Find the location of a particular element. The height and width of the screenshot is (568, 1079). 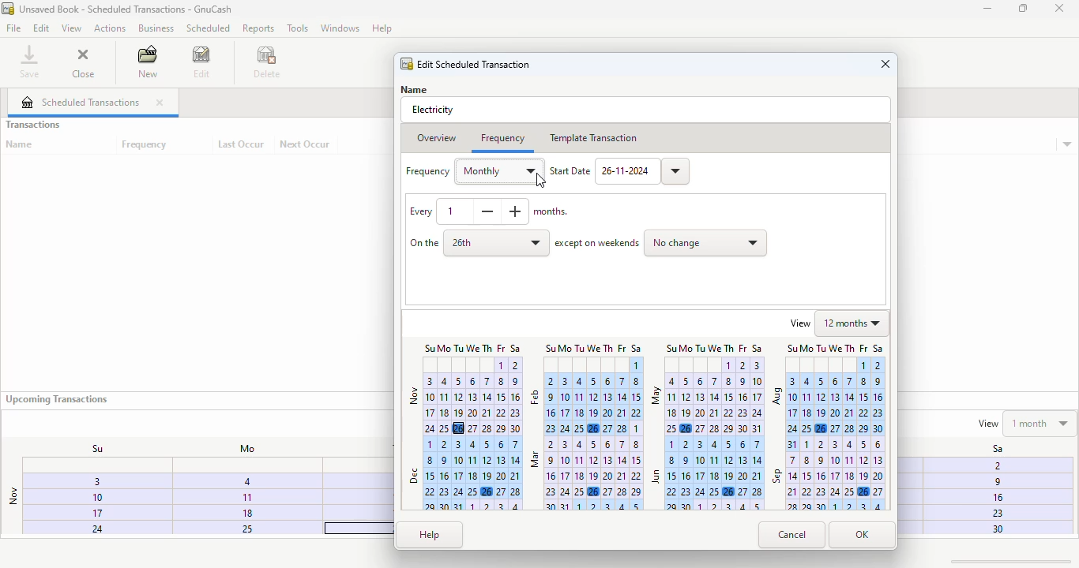

reports is located at coordinates (259, 28).